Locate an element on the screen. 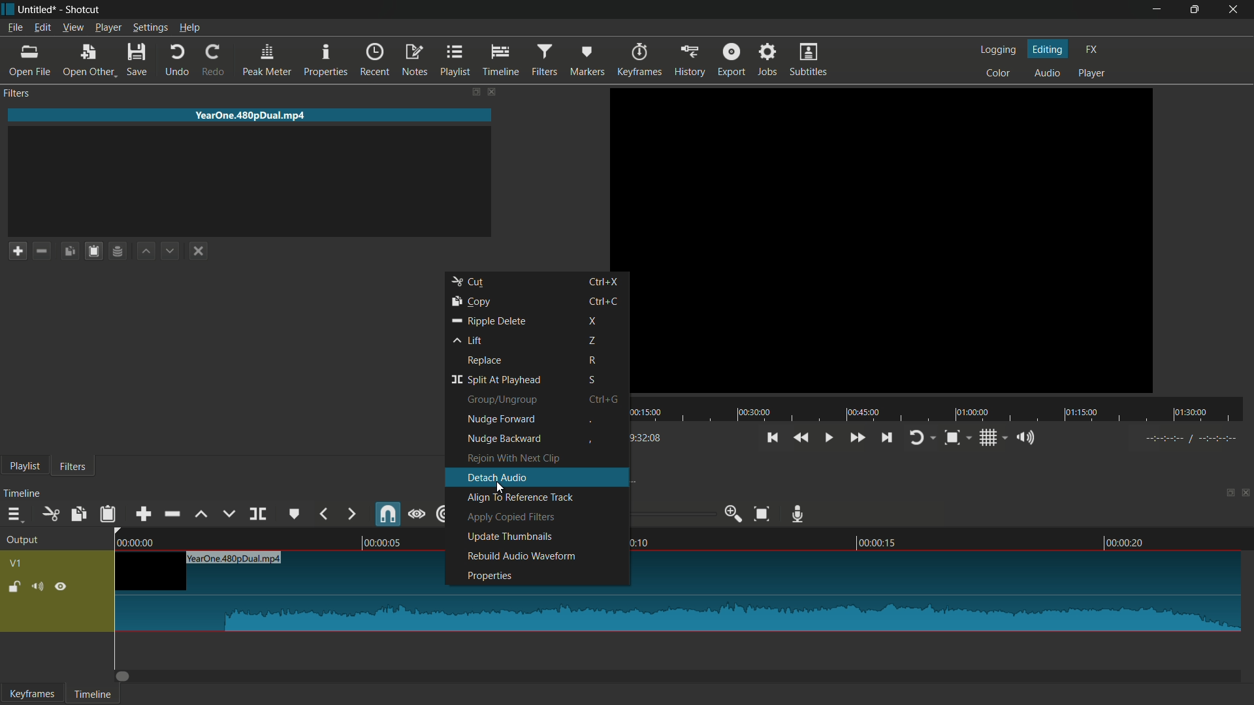 The height and width of the screenshot is (705, 1254). timeline is located at coordinates (23, 492).